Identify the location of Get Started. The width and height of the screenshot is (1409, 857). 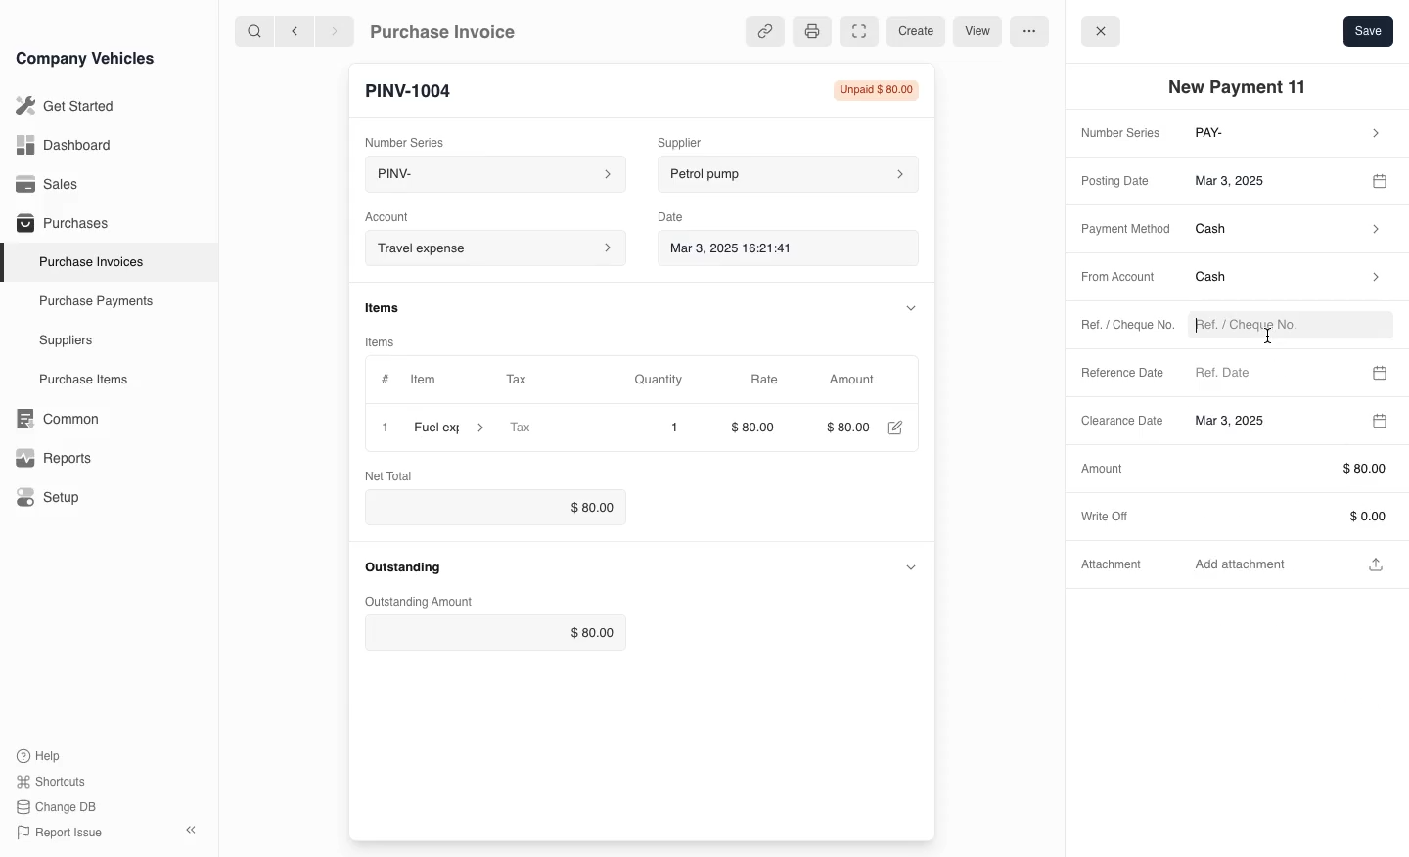
(62, 106).